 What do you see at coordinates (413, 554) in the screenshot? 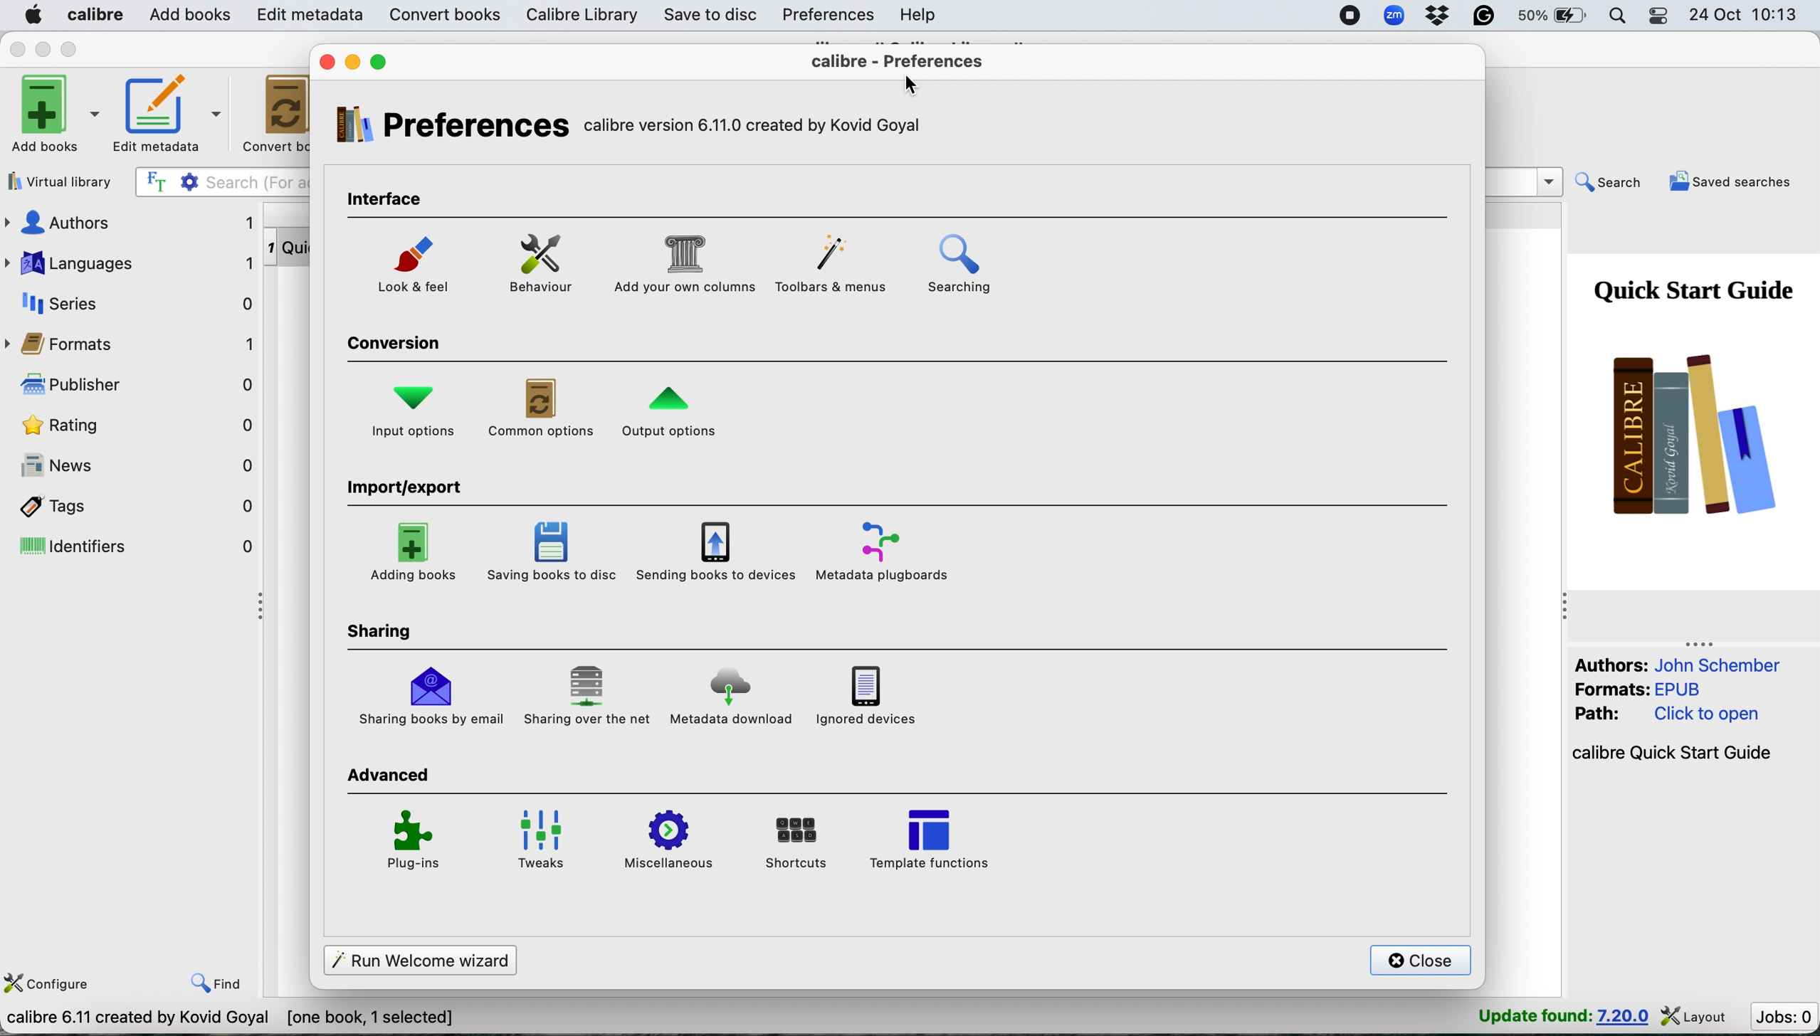
I see `adding books` at bounding box center [413, 554].